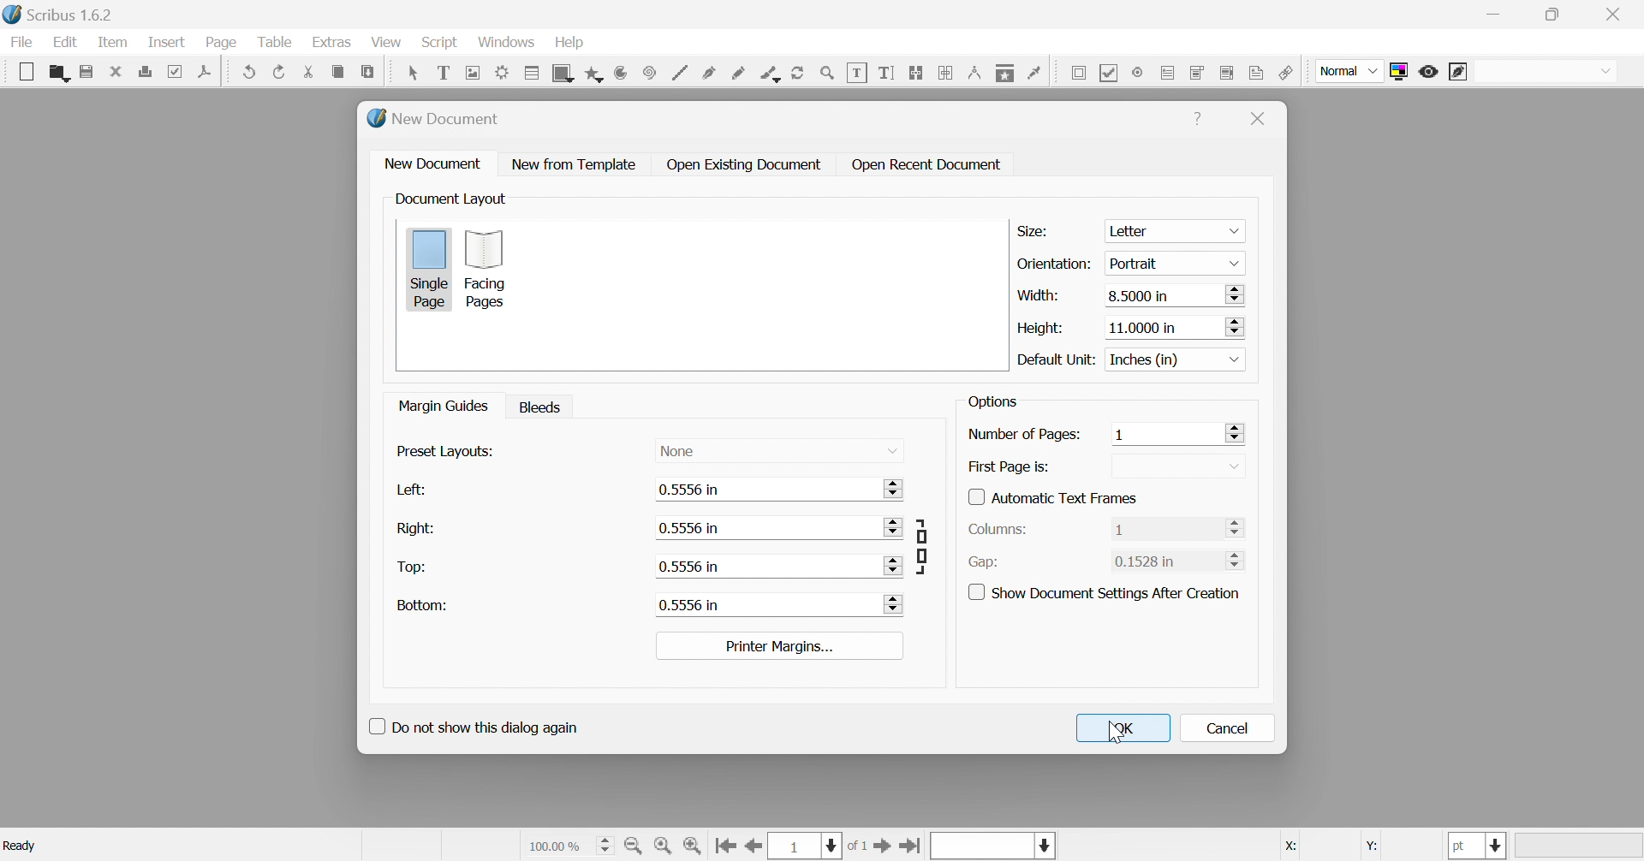 This screenshot has height=861, width=1644. What do you see at coordinates (367, 70) in the screenshot?
I see `paste` at bounding box center [367, 70].